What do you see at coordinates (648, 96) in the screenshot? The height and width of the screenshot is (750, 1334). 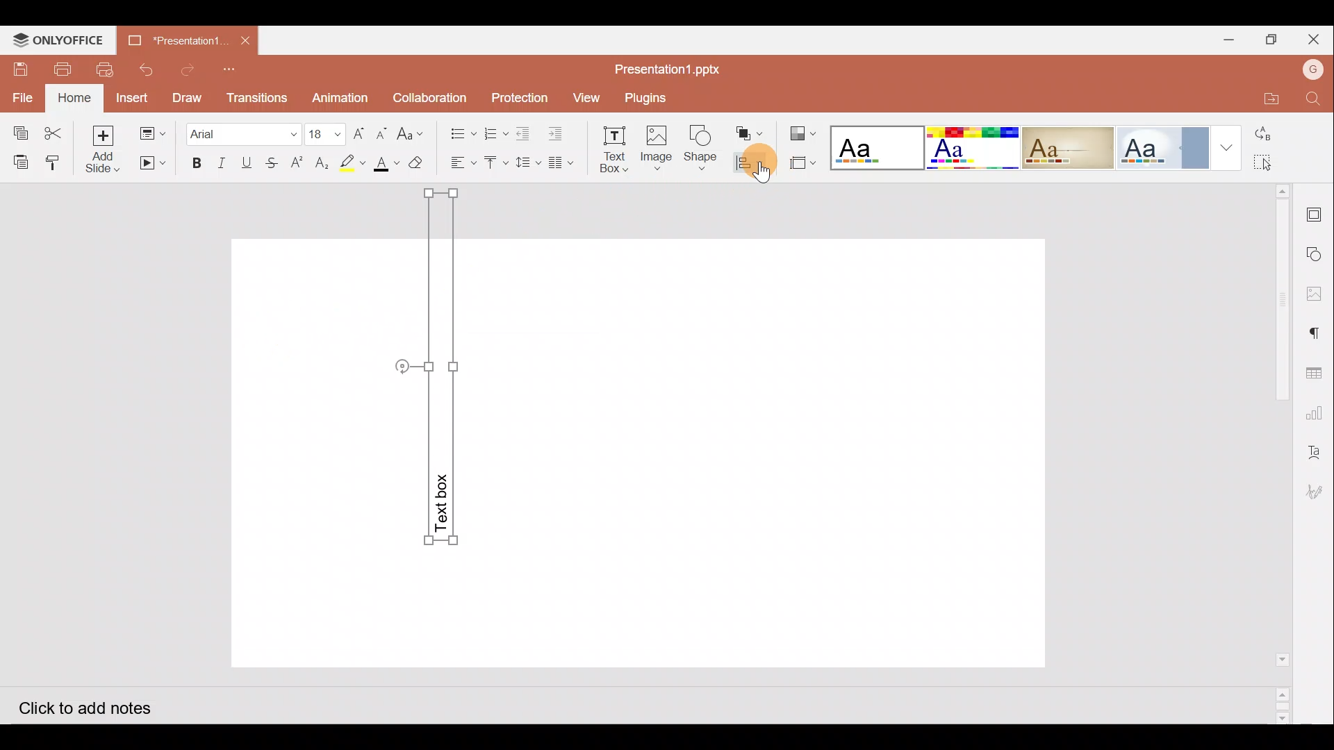 I see `Plugins` at bounding box center [648, 96].